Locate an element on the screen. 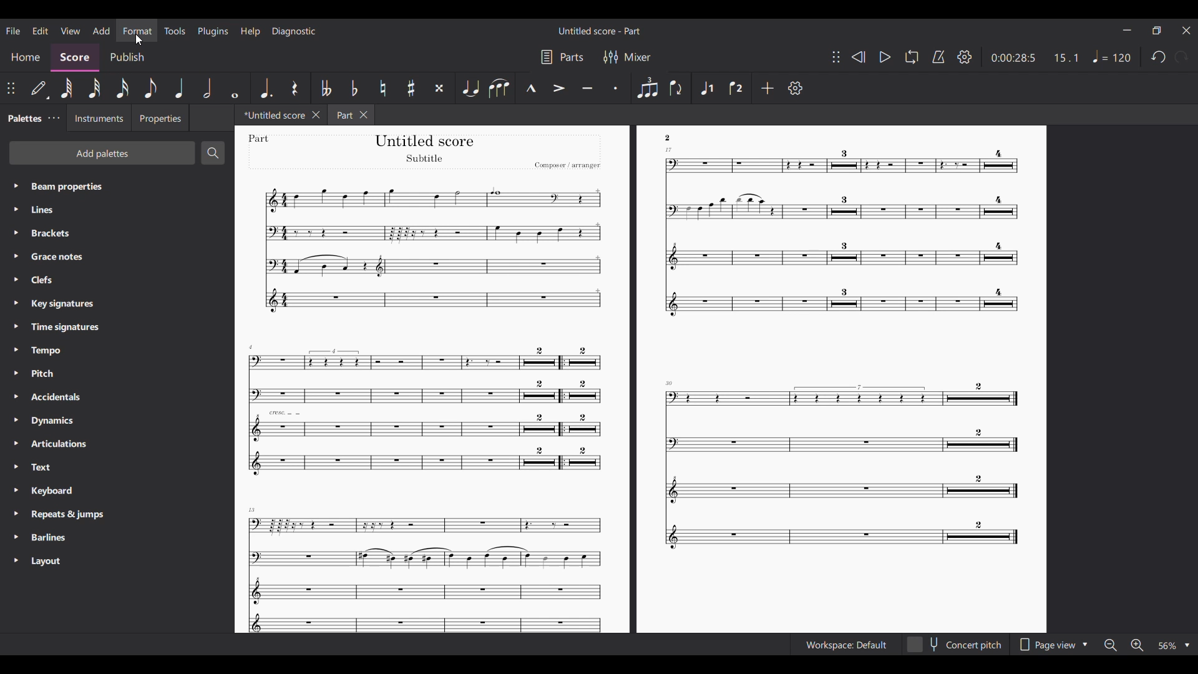  File menu is located at coordinates (12, 31).